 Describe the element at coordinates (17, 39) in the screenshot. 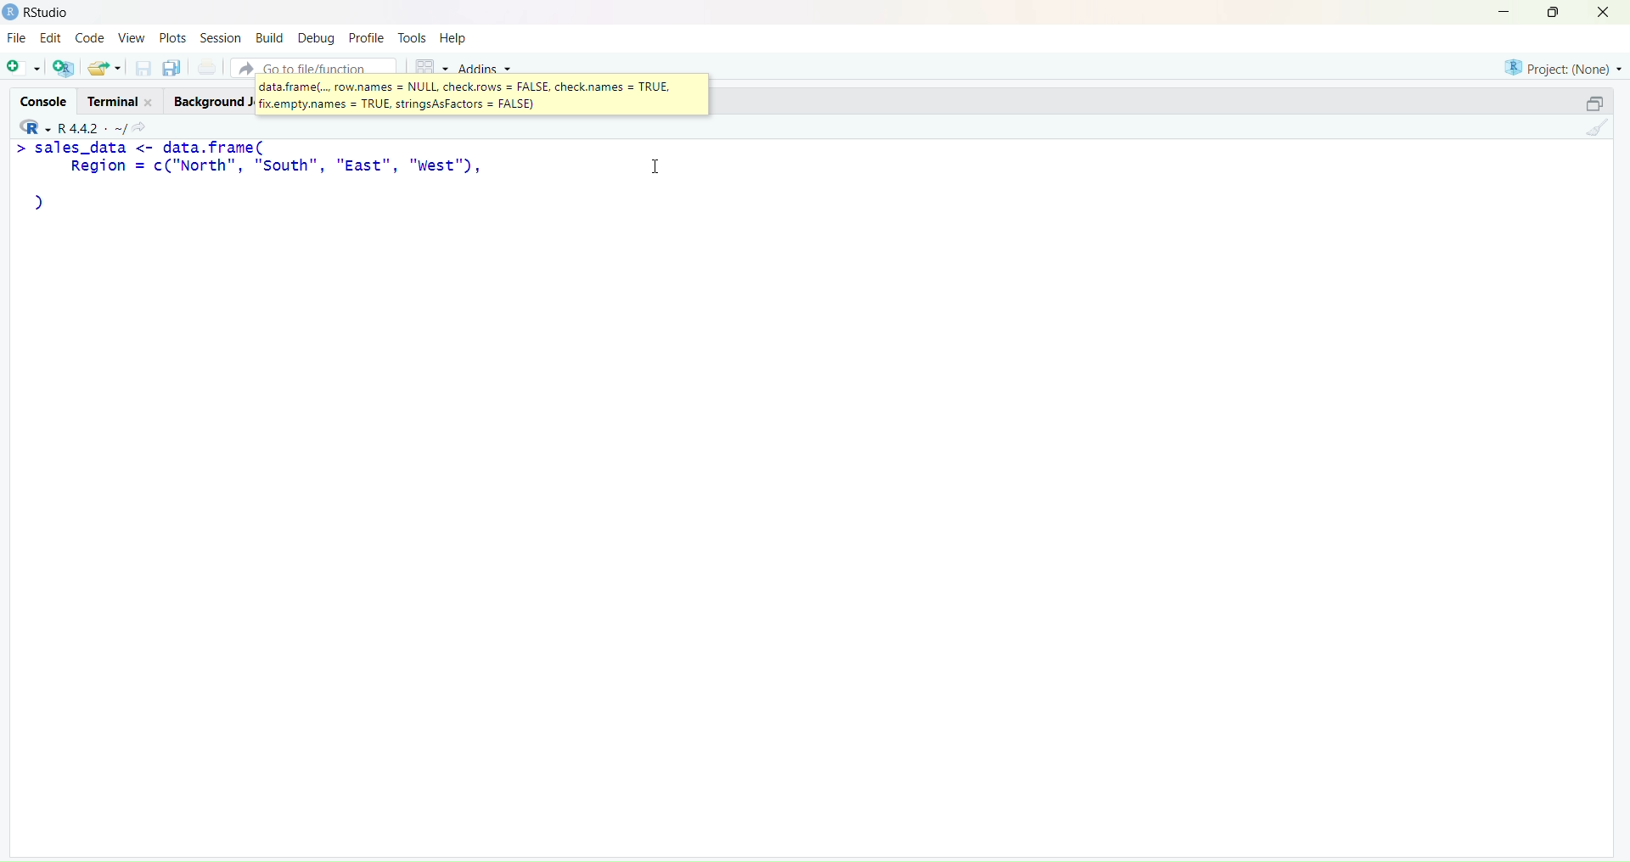

I see `File` at that location.